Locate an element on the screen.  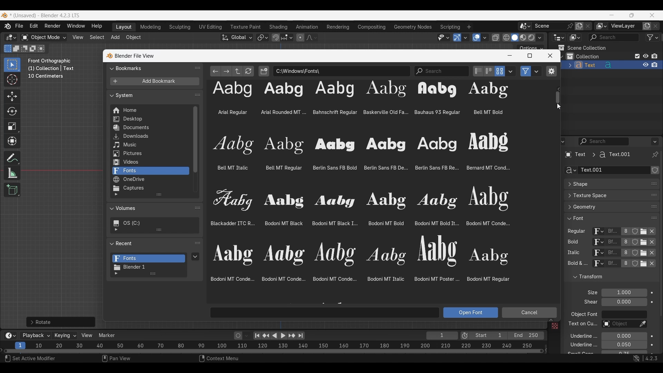
 is located at coordinates (582, 325).